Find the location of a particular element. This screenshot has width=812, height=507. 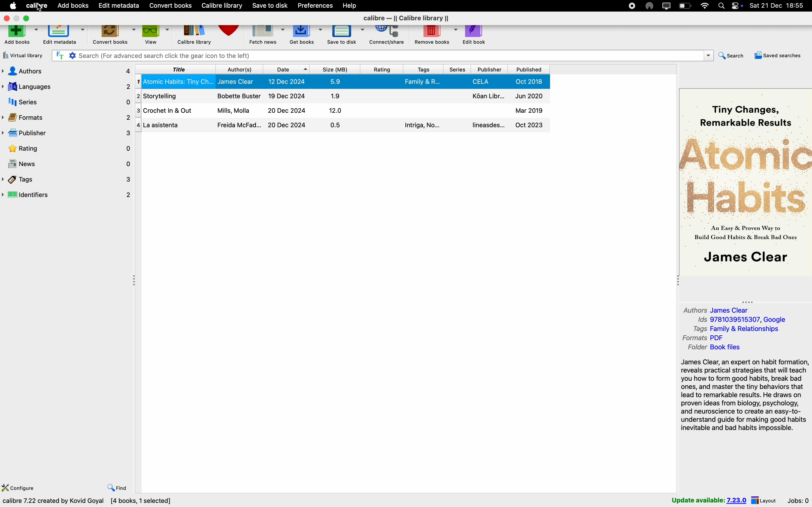

add books is located at coordinates (73, 5).